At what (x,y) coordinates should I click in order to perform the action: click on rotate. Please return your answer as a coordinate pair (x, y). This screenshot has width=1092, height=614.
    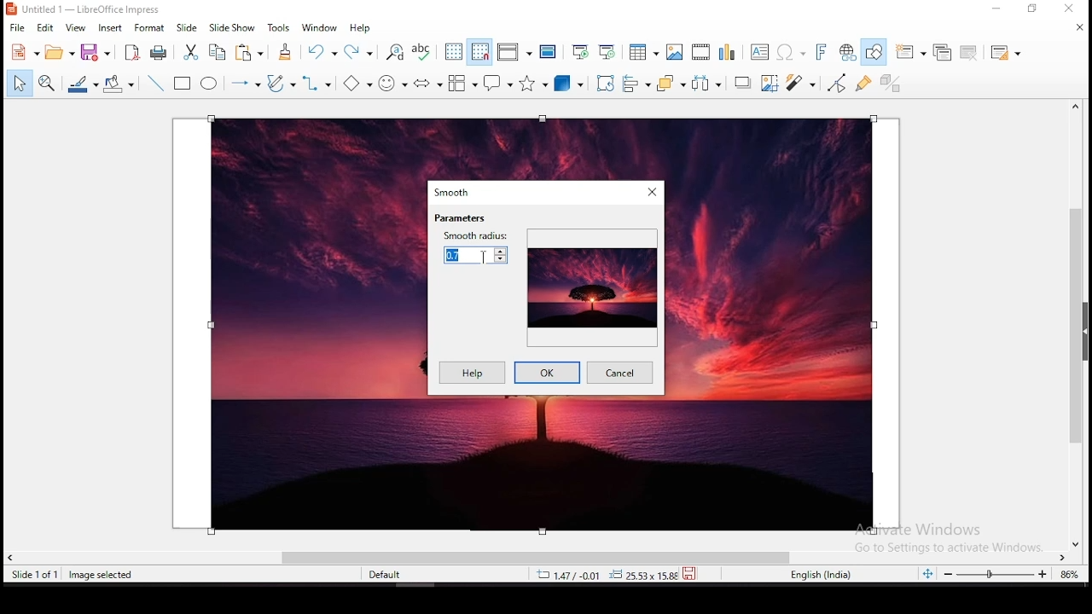
    Looking at the image, I should click on (603, 84).